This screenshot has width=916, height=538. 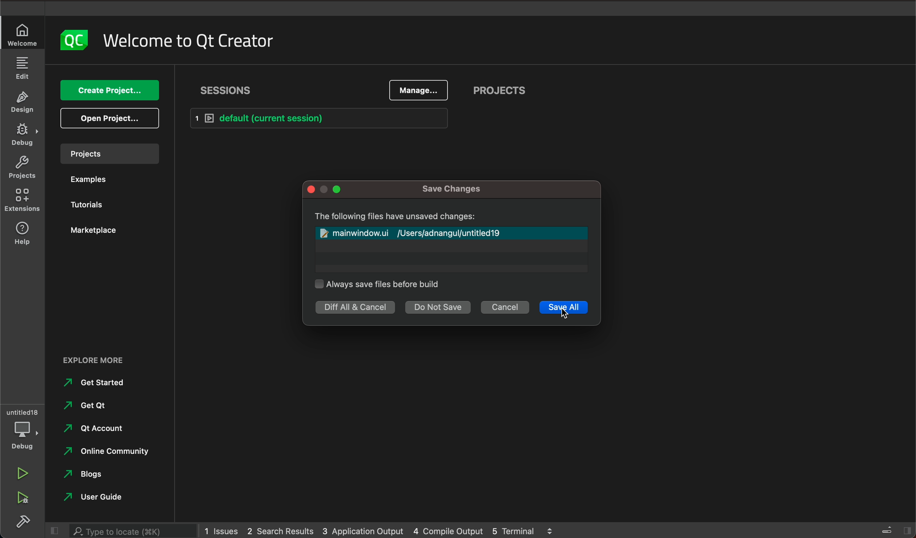 What do you see at coordinates (107, 452) in the screenshot?
I see `Online Community` at bounding box center [107, 452].